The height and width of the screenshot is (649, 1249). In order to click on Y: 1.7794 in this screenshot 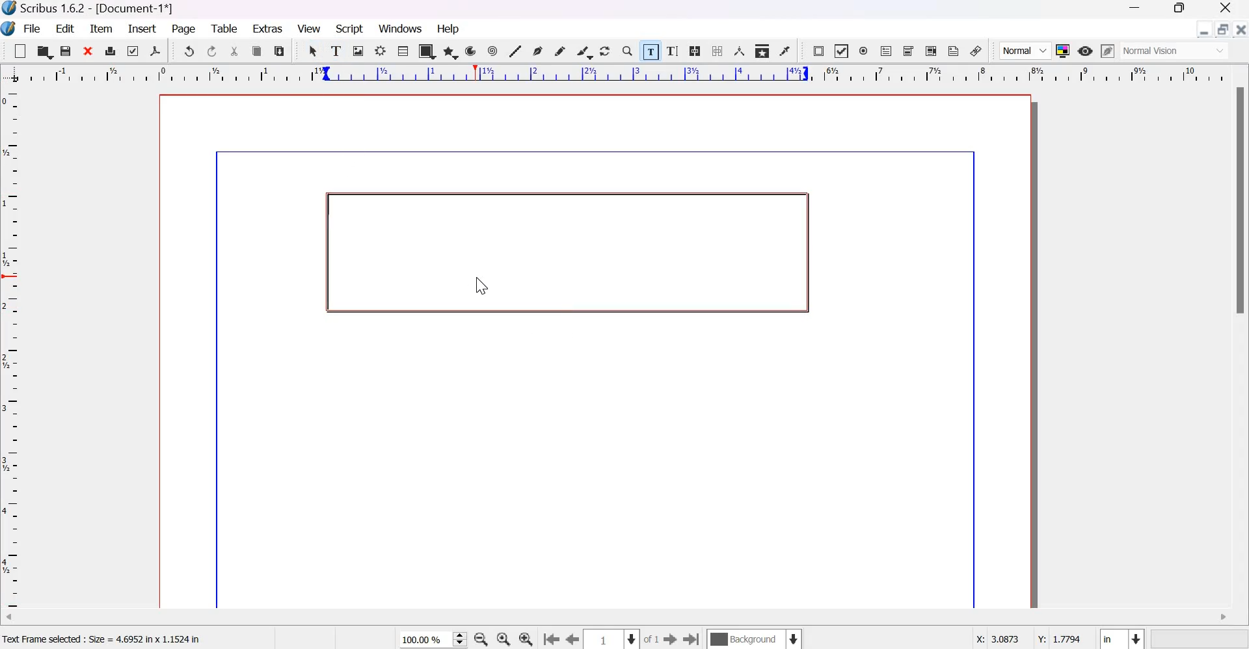, I will do `click(1058, 637)`.